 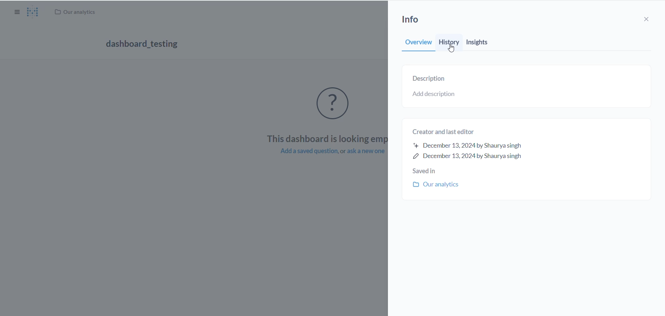 What do you see at coordinates (18, 13) in the screenshot?
I see `show/hide sidebar` at bounding box center [18, 13].